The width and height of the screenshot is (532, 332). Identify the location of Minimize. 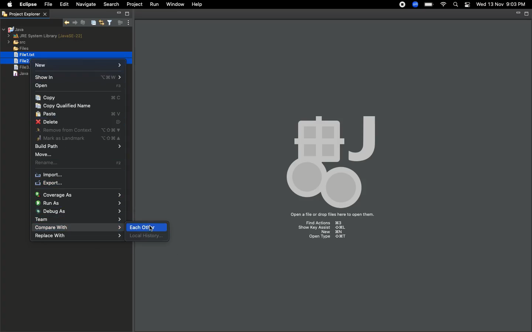
(516, 14).